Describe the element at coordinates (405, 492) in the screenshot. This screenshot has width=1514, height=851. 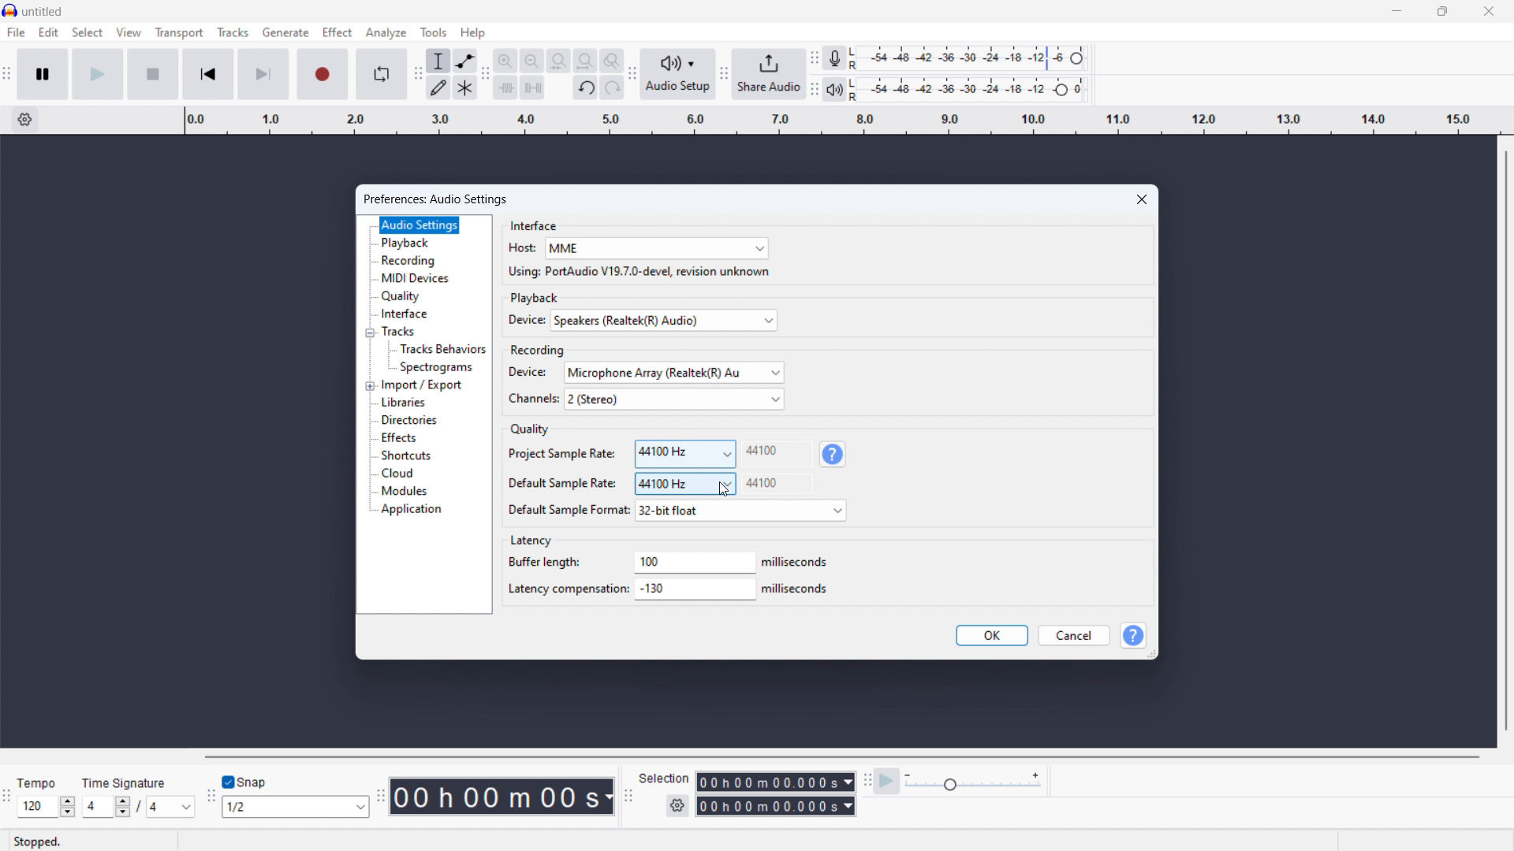
I see `modules` at that location.